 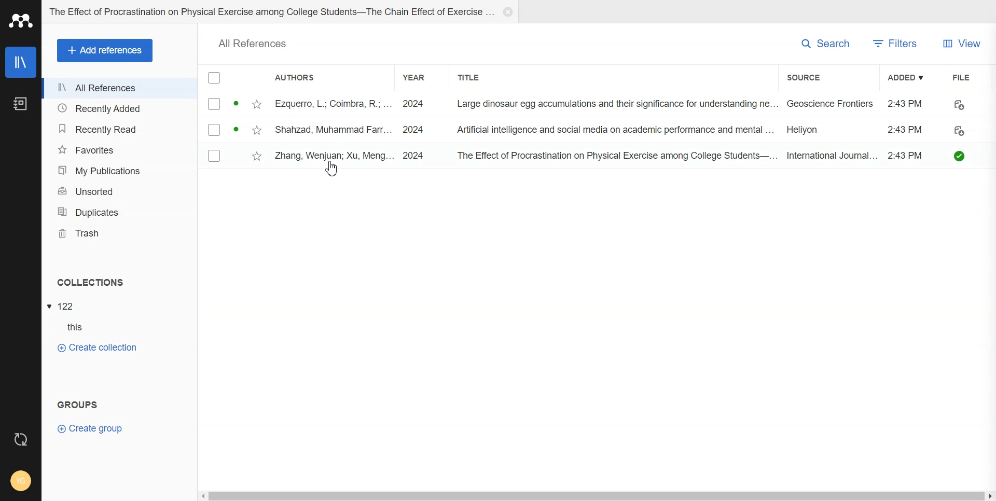 What do you see at coordinates (905, 102) in the screenshot?
I see `2:43PM` at bounding box center [905, 102].